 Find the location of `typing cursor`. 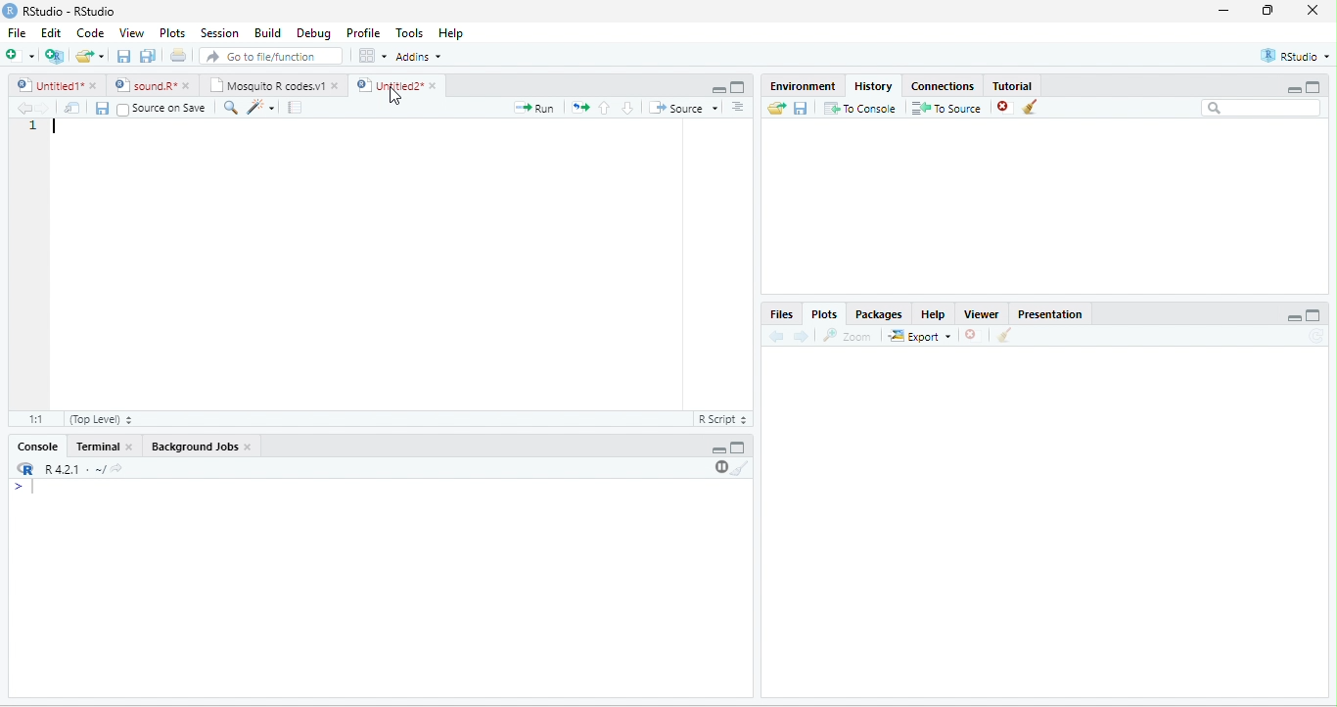

typing cursor is located at coordinates (56, 126).